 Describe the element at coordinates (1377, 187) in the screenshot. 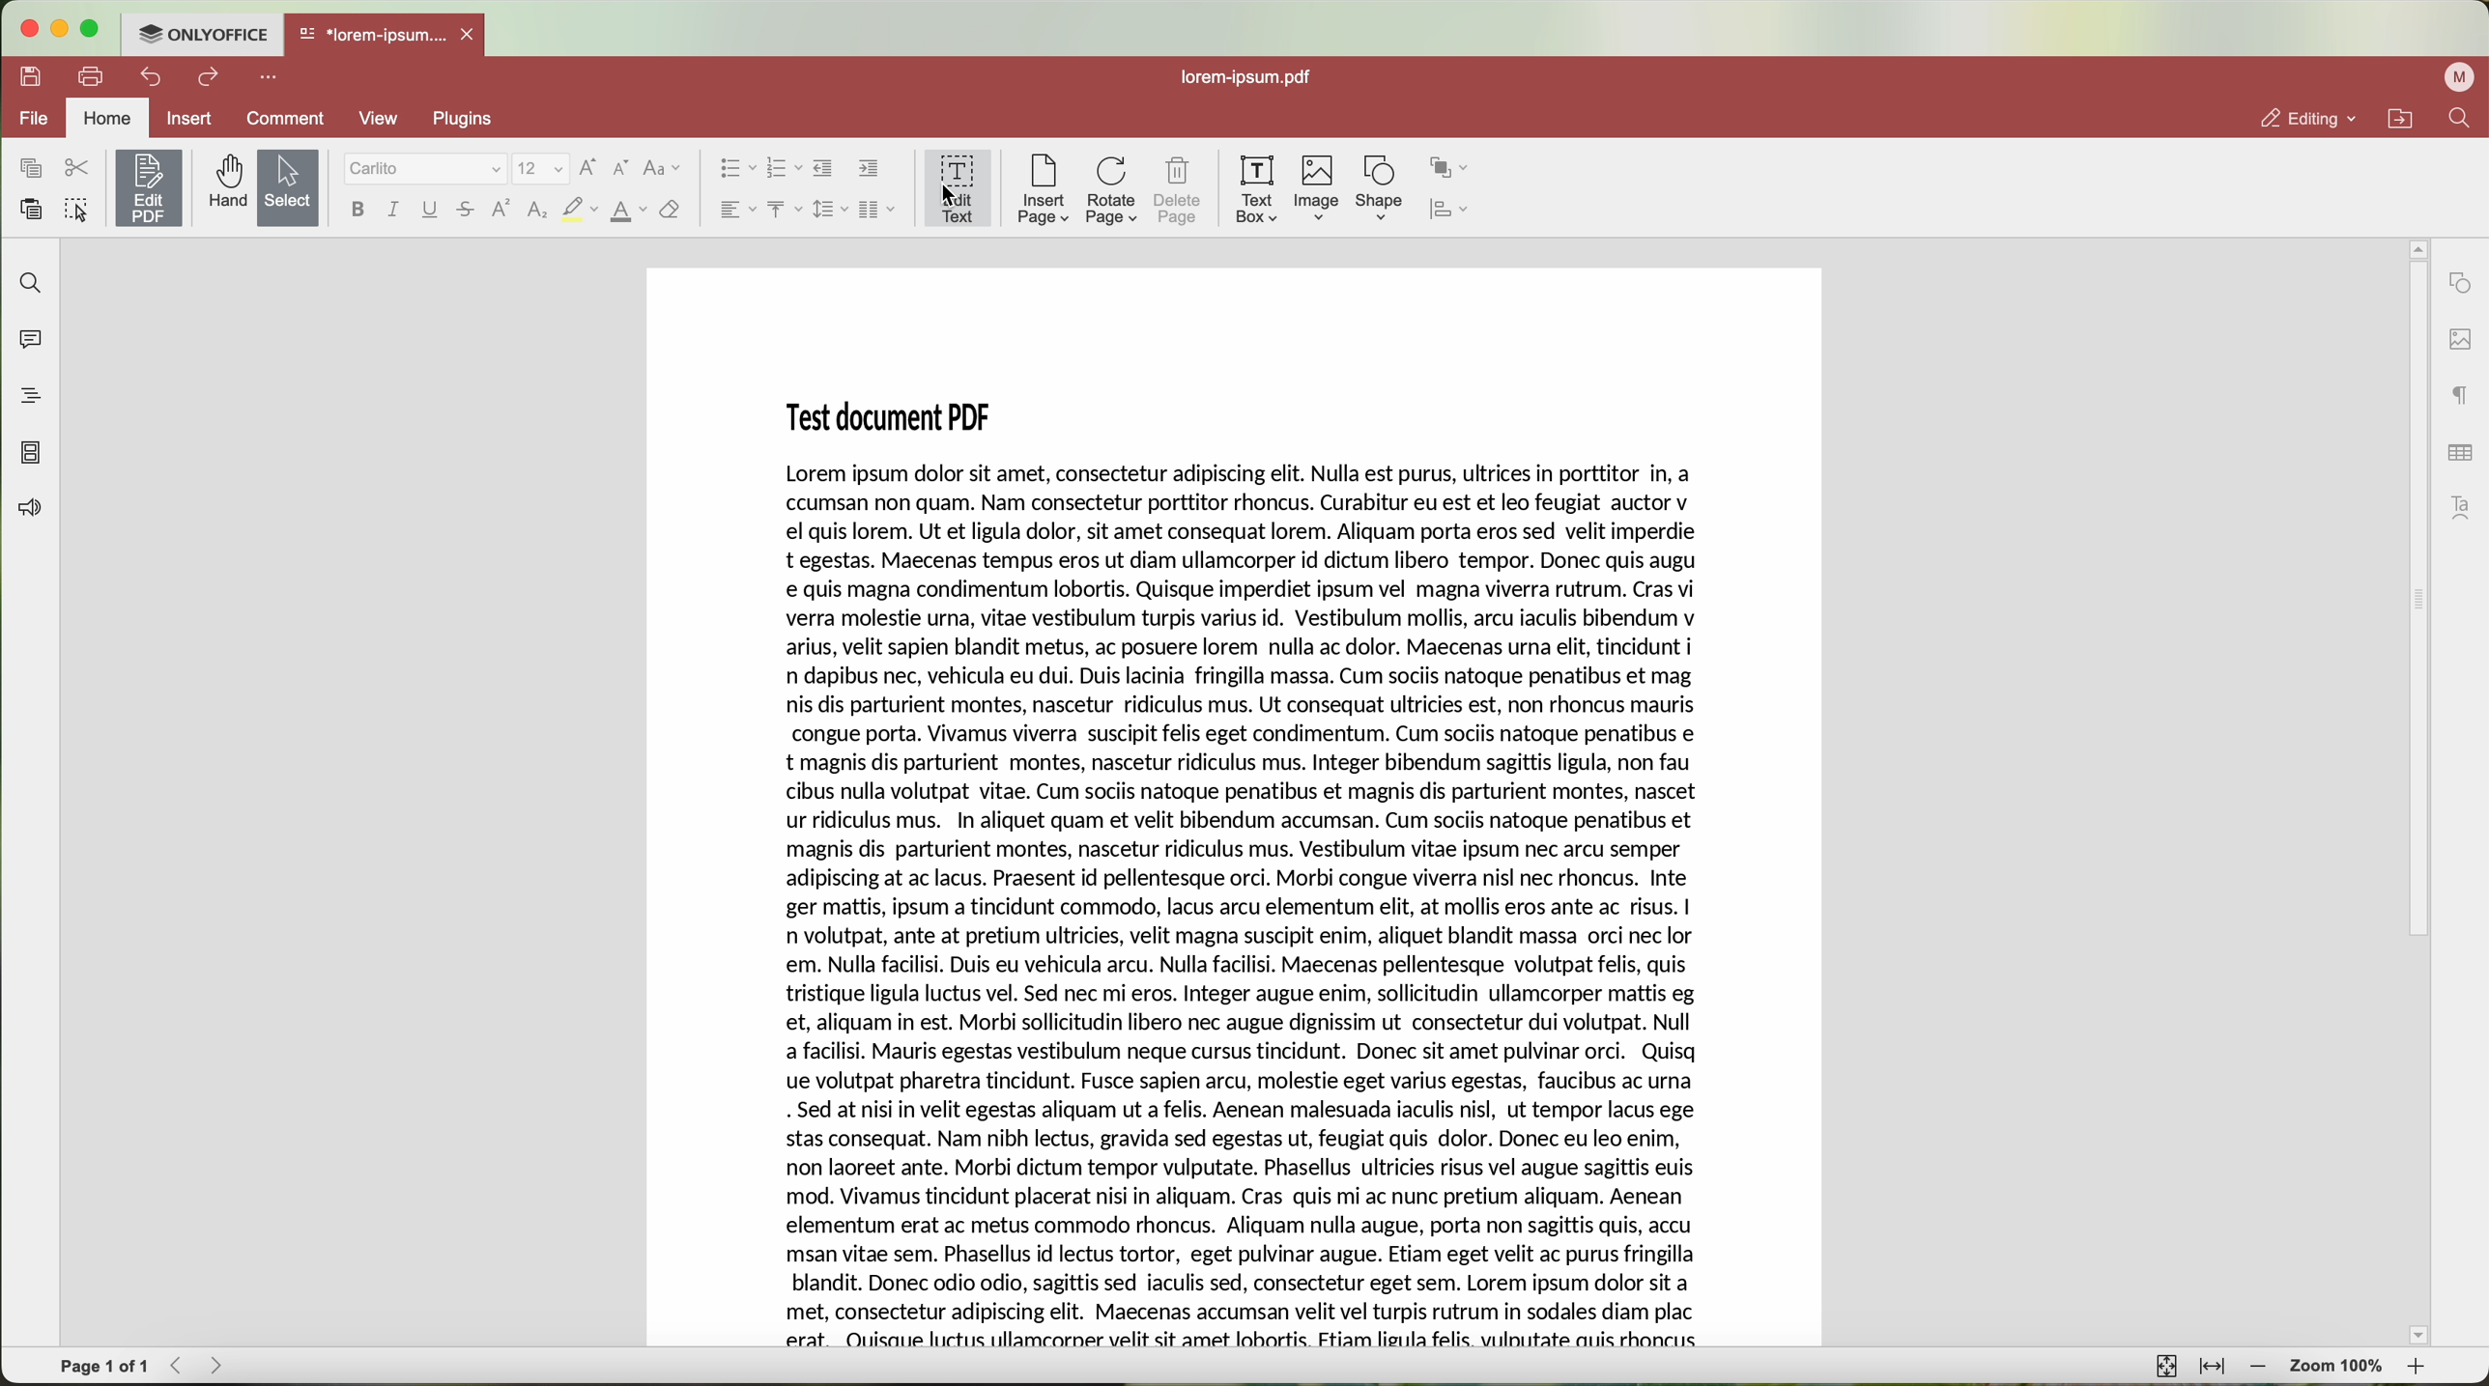

I see `shape` at that location.